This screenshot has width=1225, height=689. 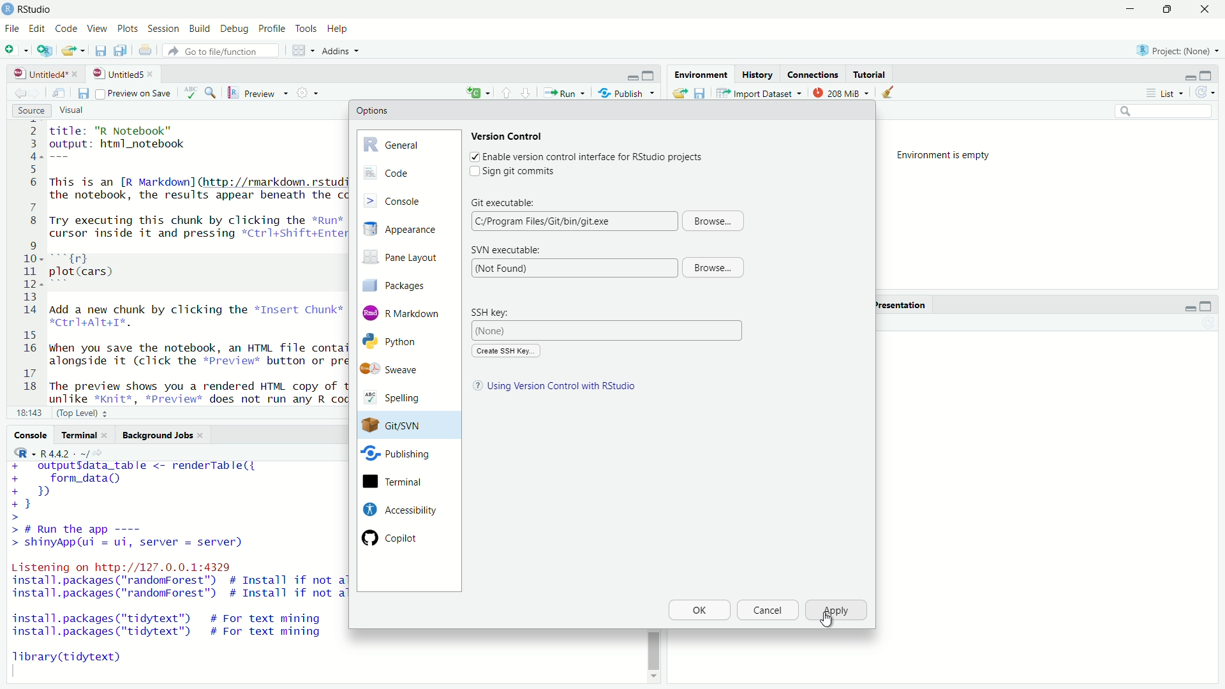 What do you see at coordinates (235, 30) in the screenshot?
I see `Debug` at bounding box center [235, 30].